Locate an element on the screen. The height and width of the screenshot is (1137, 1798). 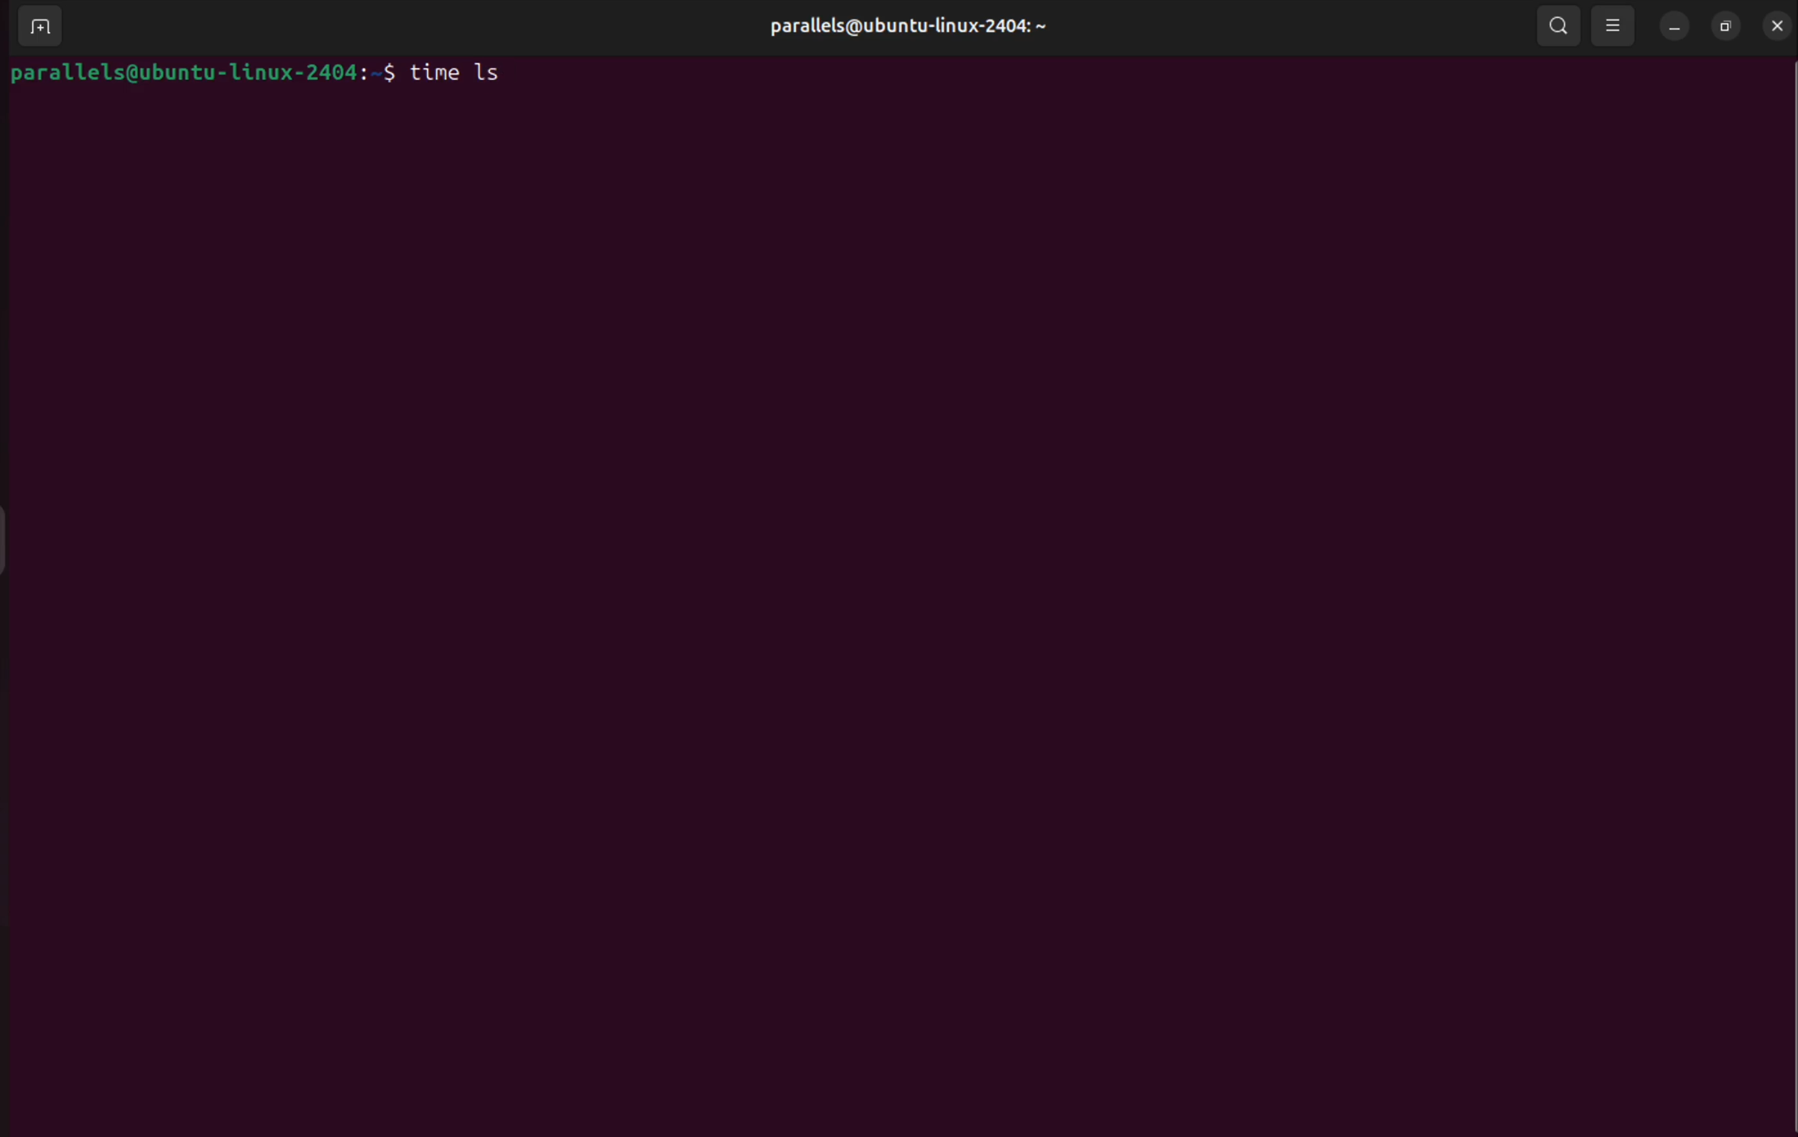
close is located at coordinates (1778, 24).